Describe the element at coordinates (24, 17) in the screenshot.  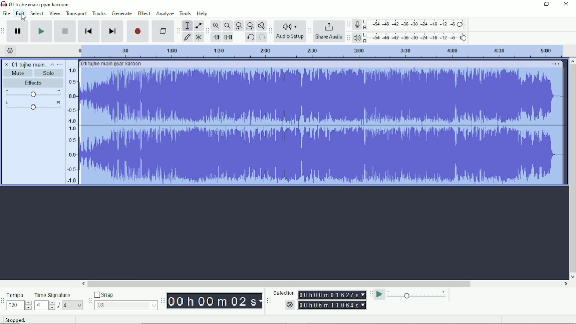
I see `Cursir` at that location.